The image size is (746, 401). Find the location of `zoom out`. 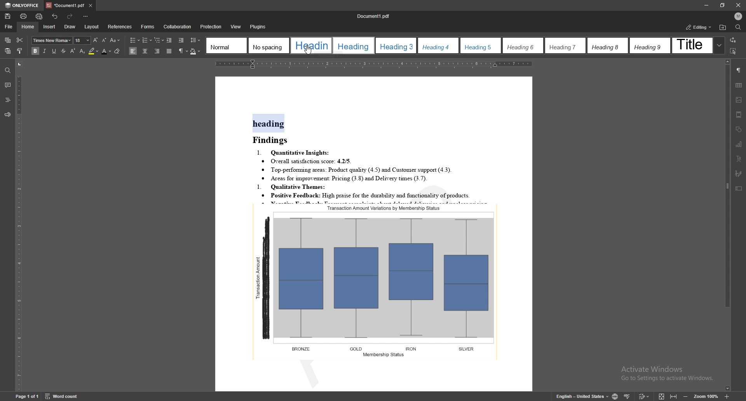

zoom out is located at coordinates (687, 396).